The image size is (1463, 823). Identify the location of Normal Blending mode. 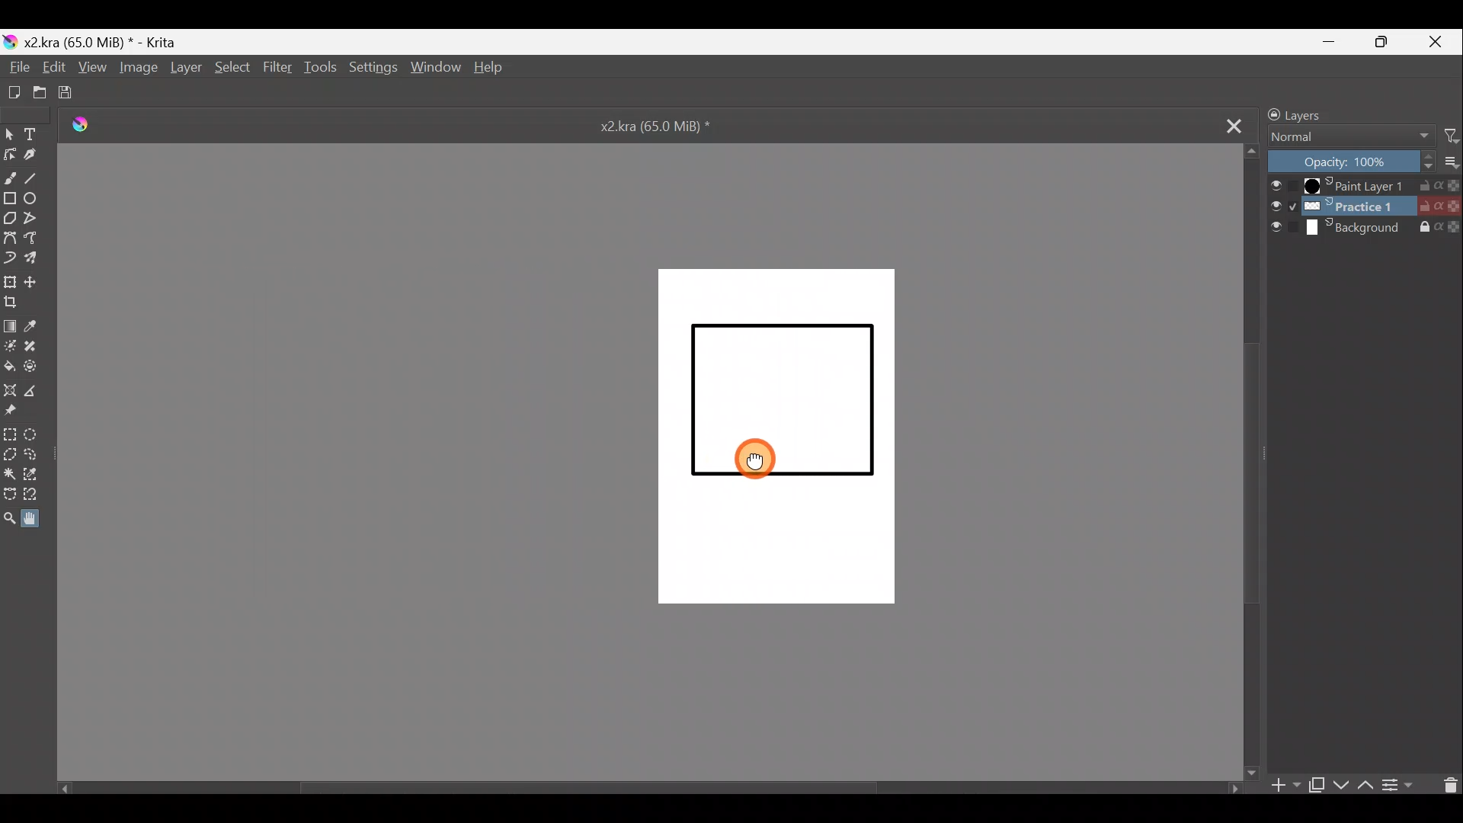
(1343, 137).